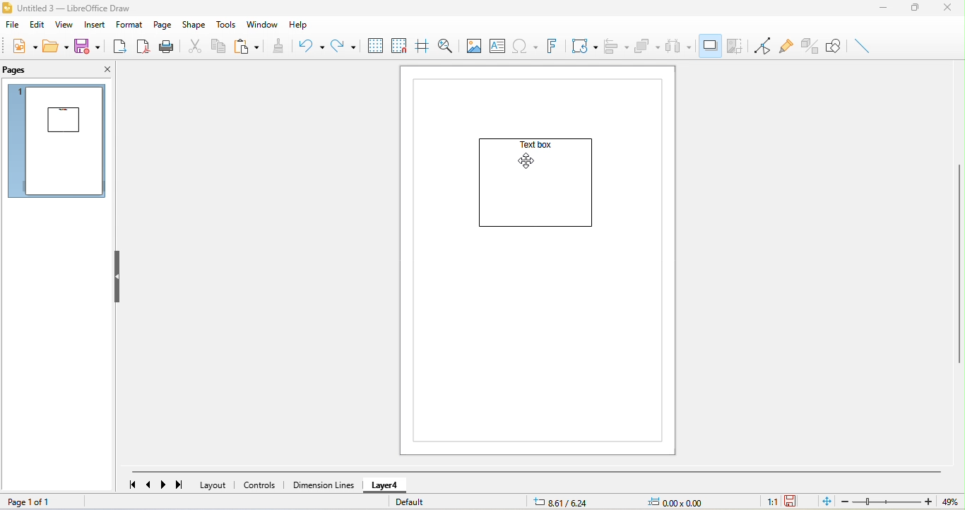 The height and width of the screenshot is (510, 965). I want to click on snap to grids, so click(401, 45).